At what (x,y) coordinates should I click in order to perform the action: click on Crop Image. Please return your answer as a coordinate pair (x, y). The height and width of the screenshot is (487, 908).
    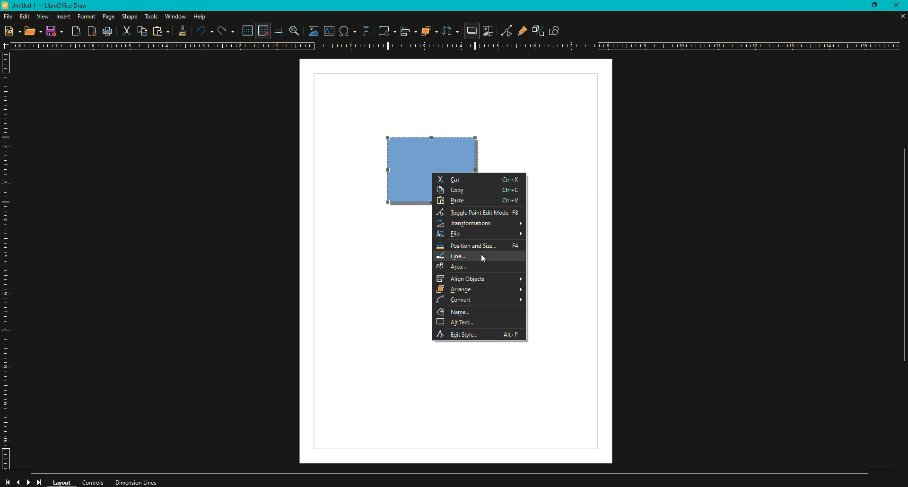
    Looking at the image, I should click on (488, 31).